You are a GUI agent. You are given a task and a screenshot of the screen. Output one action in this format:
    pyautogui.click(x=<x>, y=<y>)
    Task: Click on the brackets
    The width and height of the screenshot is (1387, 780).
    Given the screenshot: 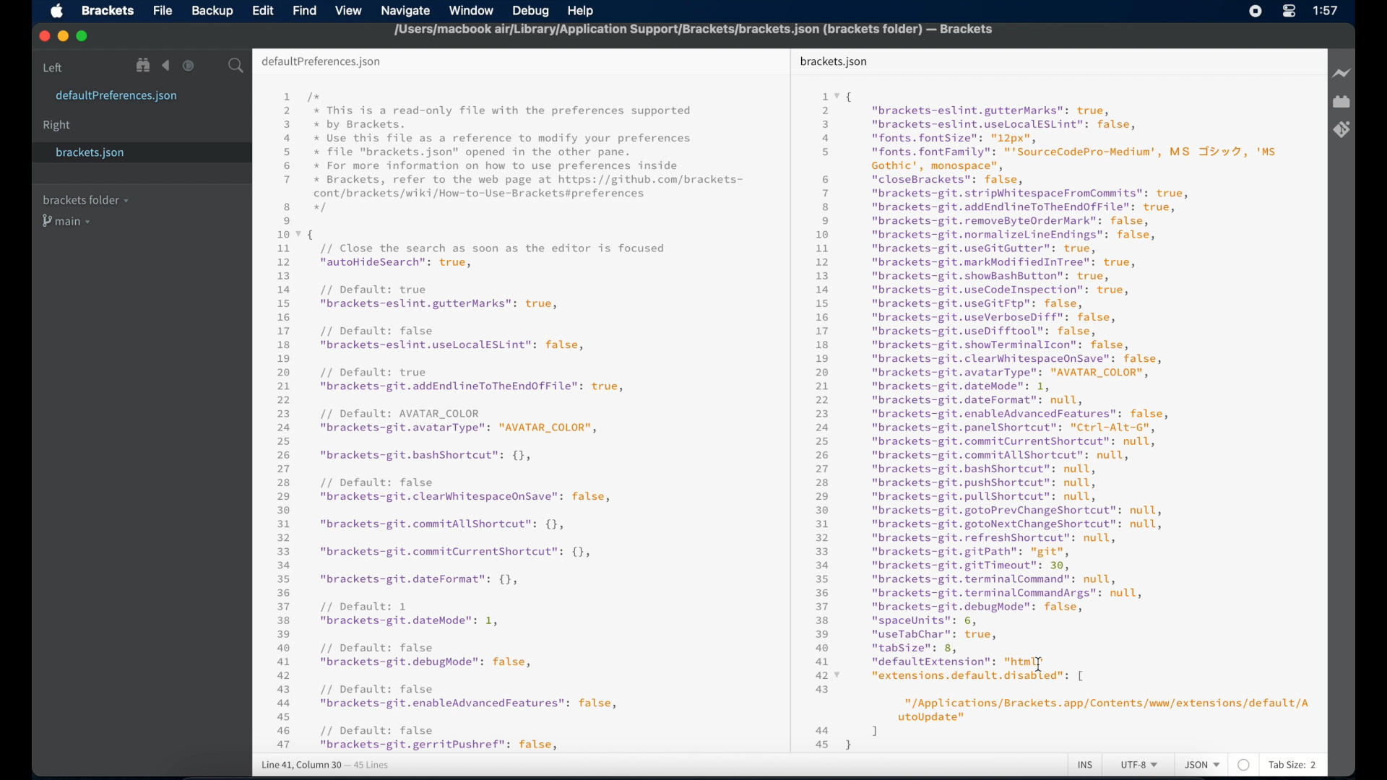 What is the action you would take?
    pyautogui.click(x=108, y=10)
    